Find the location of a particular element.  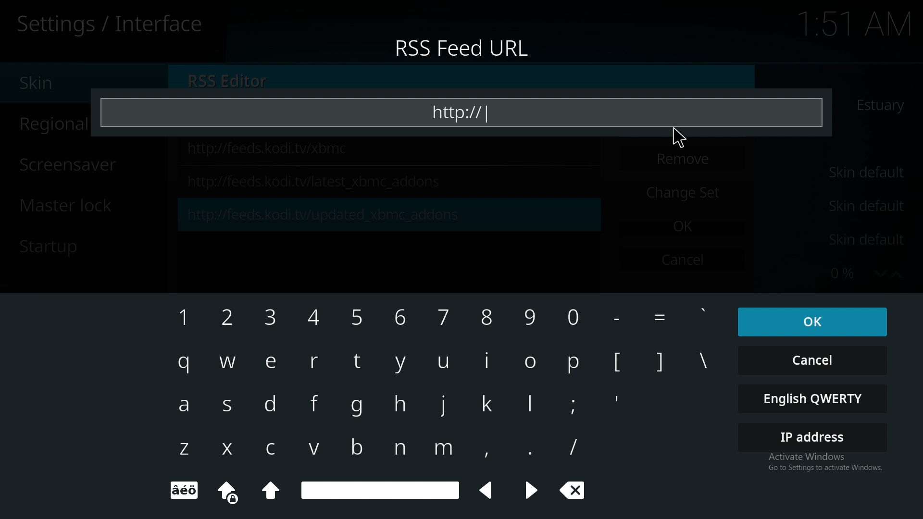

keyboard Input is located at coordinates (359, 318).